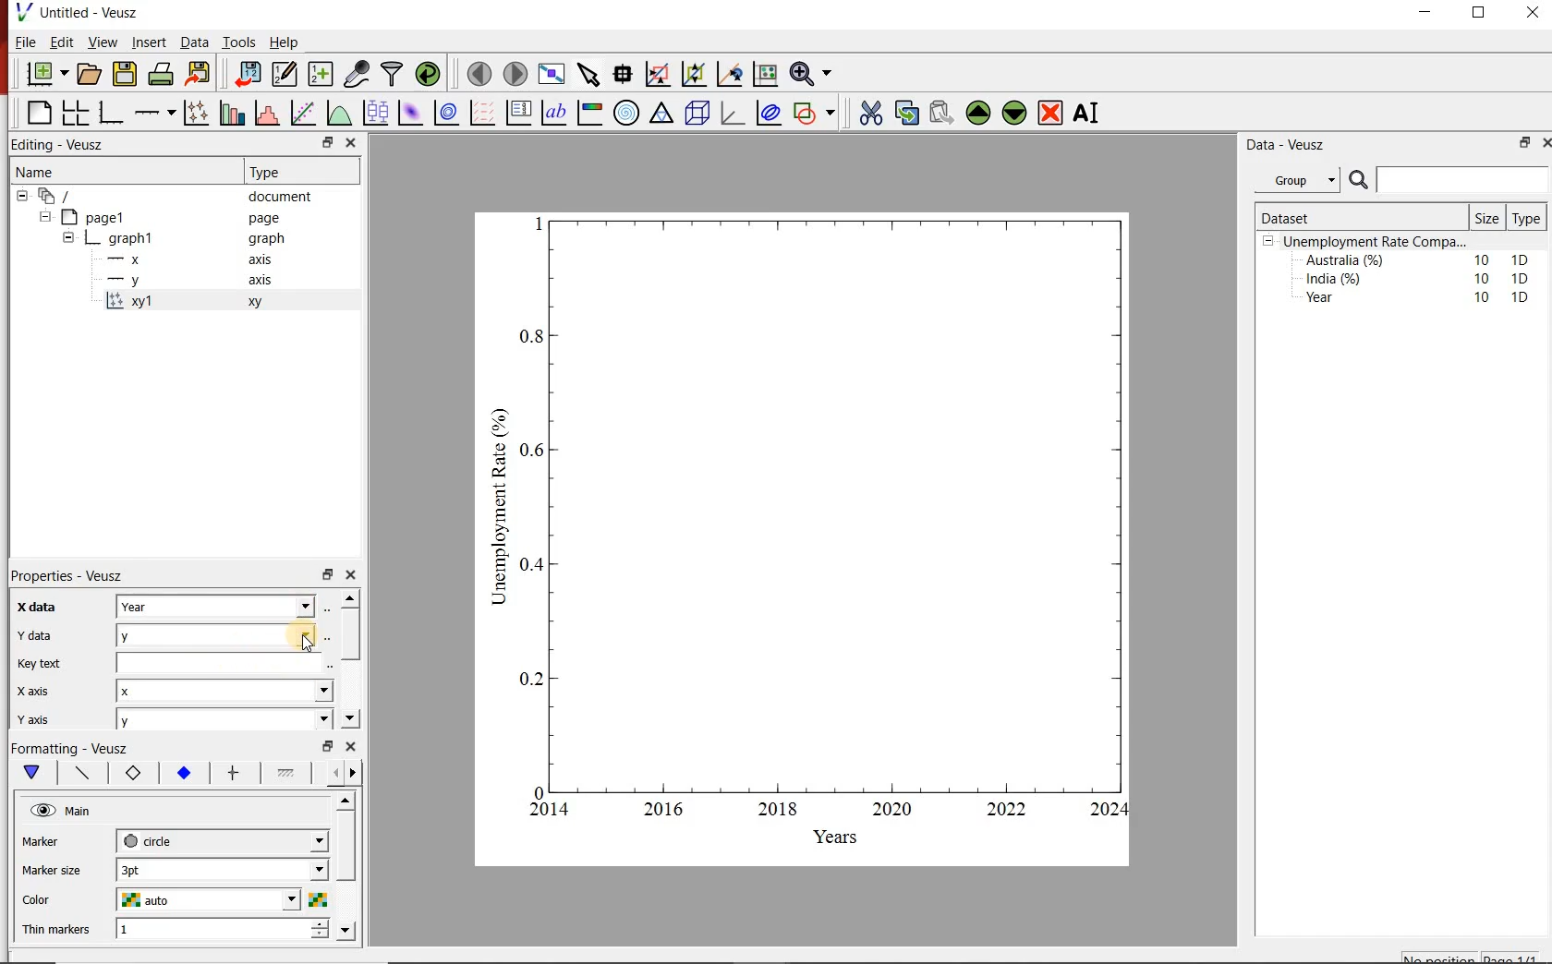 The image size is (1552, 964). Describe the element at coordinates (70, 577) in the screenshot. I see `Properties - Veusz` at that location.